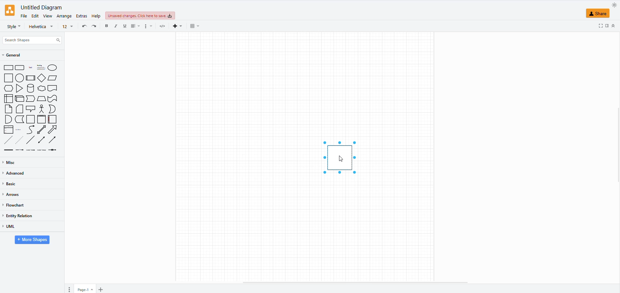  Describe the element at coordinates (19, 129) in the screenshot. I see `list item` at that location.